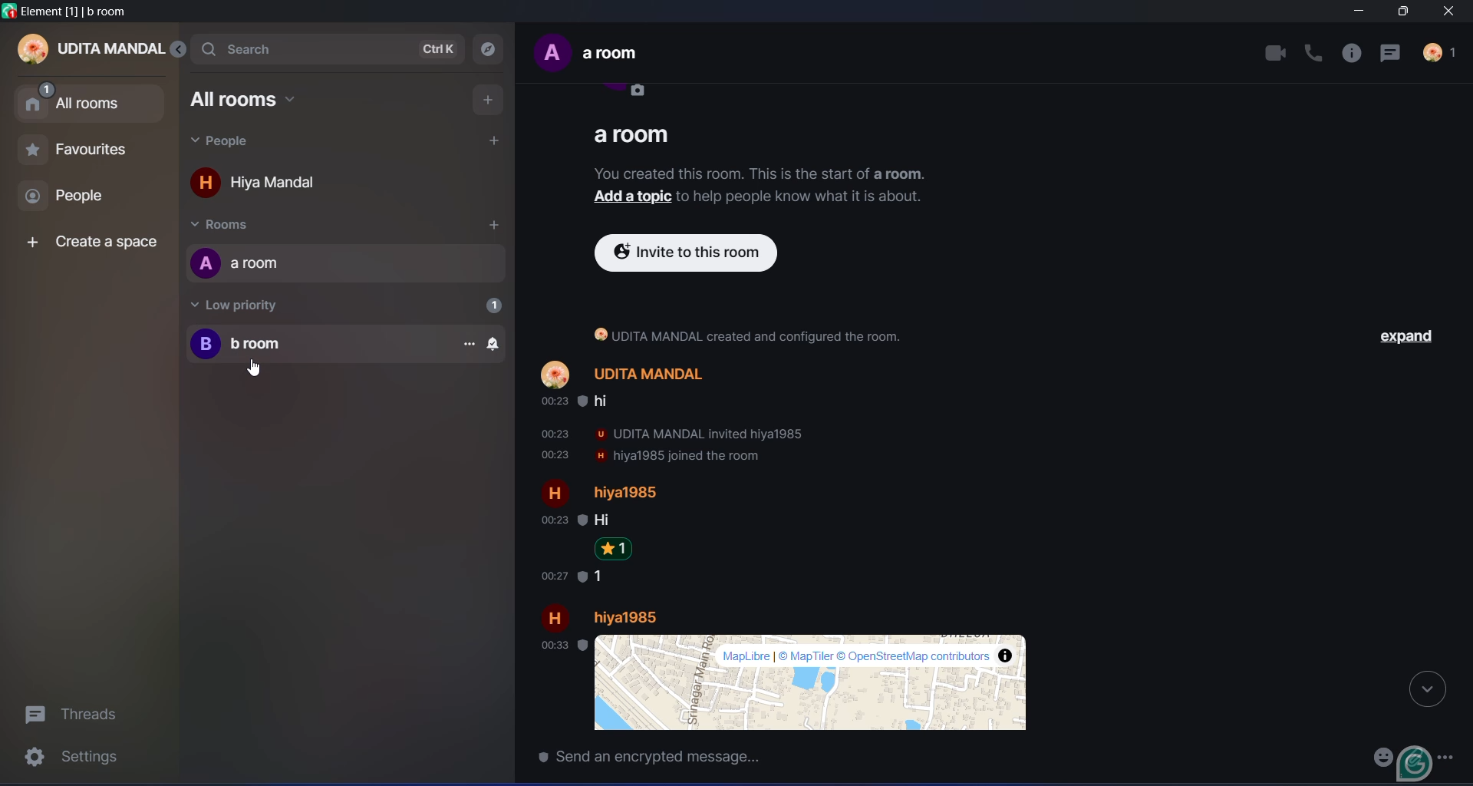 The height and width of the screenshot is (786, 1473). Describe the element at coordinates (634, 133) in the screenshot. I see `aroom` at that location.